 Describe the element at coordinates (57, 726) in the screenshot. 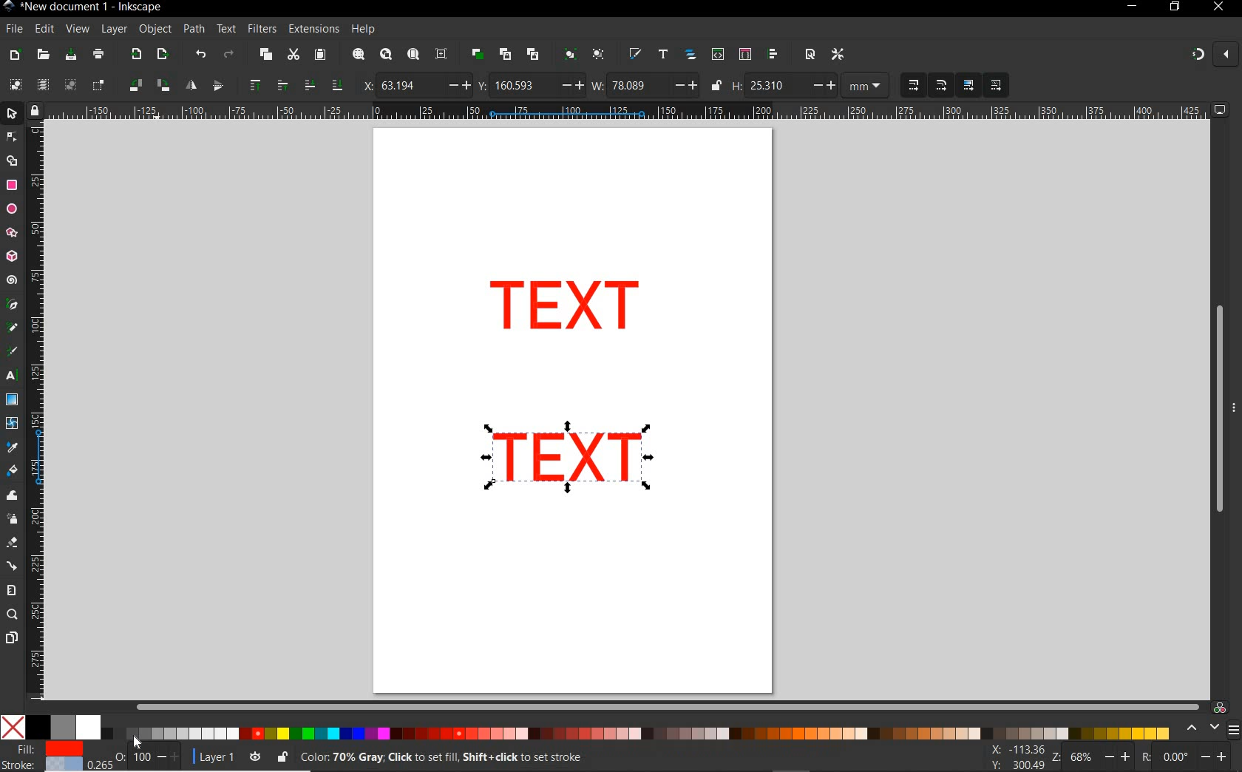

I see `` at that location.